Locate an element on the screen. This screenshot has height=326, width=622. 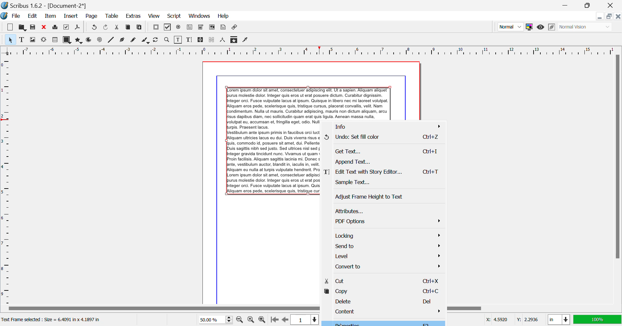
Close is located at coordinates (612, 5).